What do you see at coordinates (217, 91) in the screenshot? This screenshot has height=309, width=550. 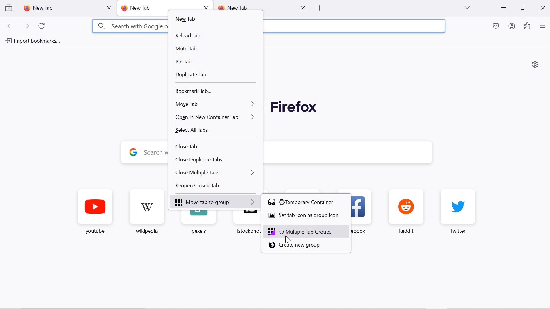 I see `bookmark tab` at bounding box center [217, 91].